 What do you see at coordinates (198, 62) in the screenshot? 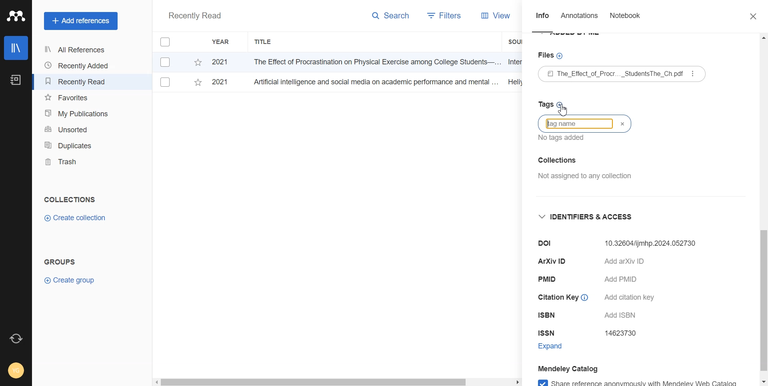
I see `Starred` at bounding box center [198, 62].